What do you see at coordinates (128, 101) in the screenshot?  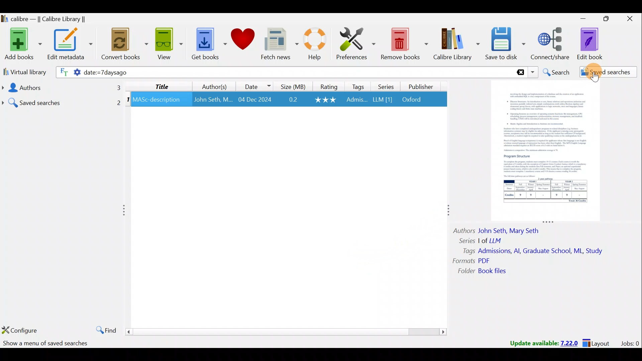 I see `1` at bounding box center [128, 101].